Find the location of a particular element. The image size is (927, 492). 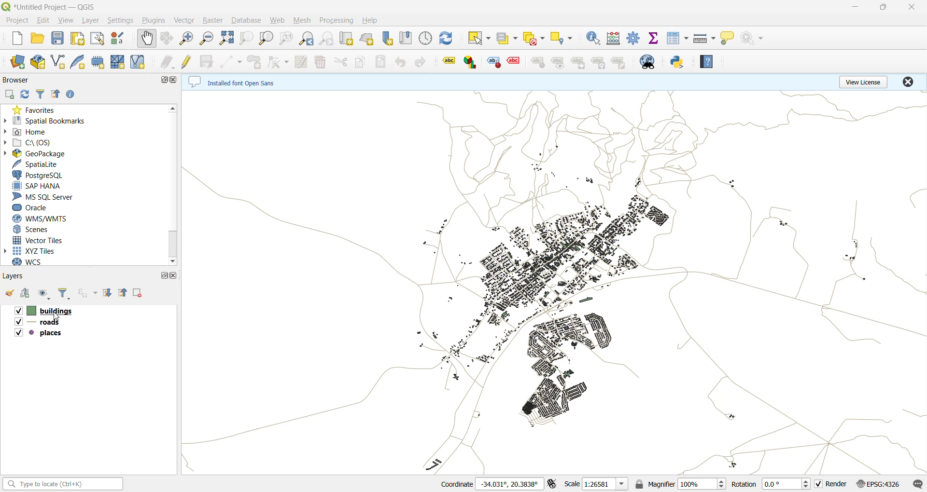

pin/unpin labels and diagrams is located at coordinates (540, 62).